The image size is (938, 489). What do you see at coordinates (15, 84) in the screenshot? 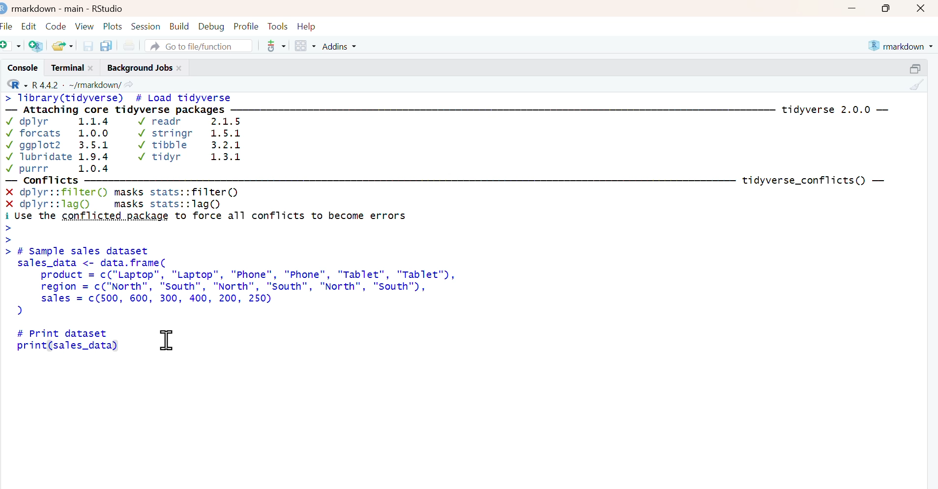
I see `R` at bounding box center [15, 84].